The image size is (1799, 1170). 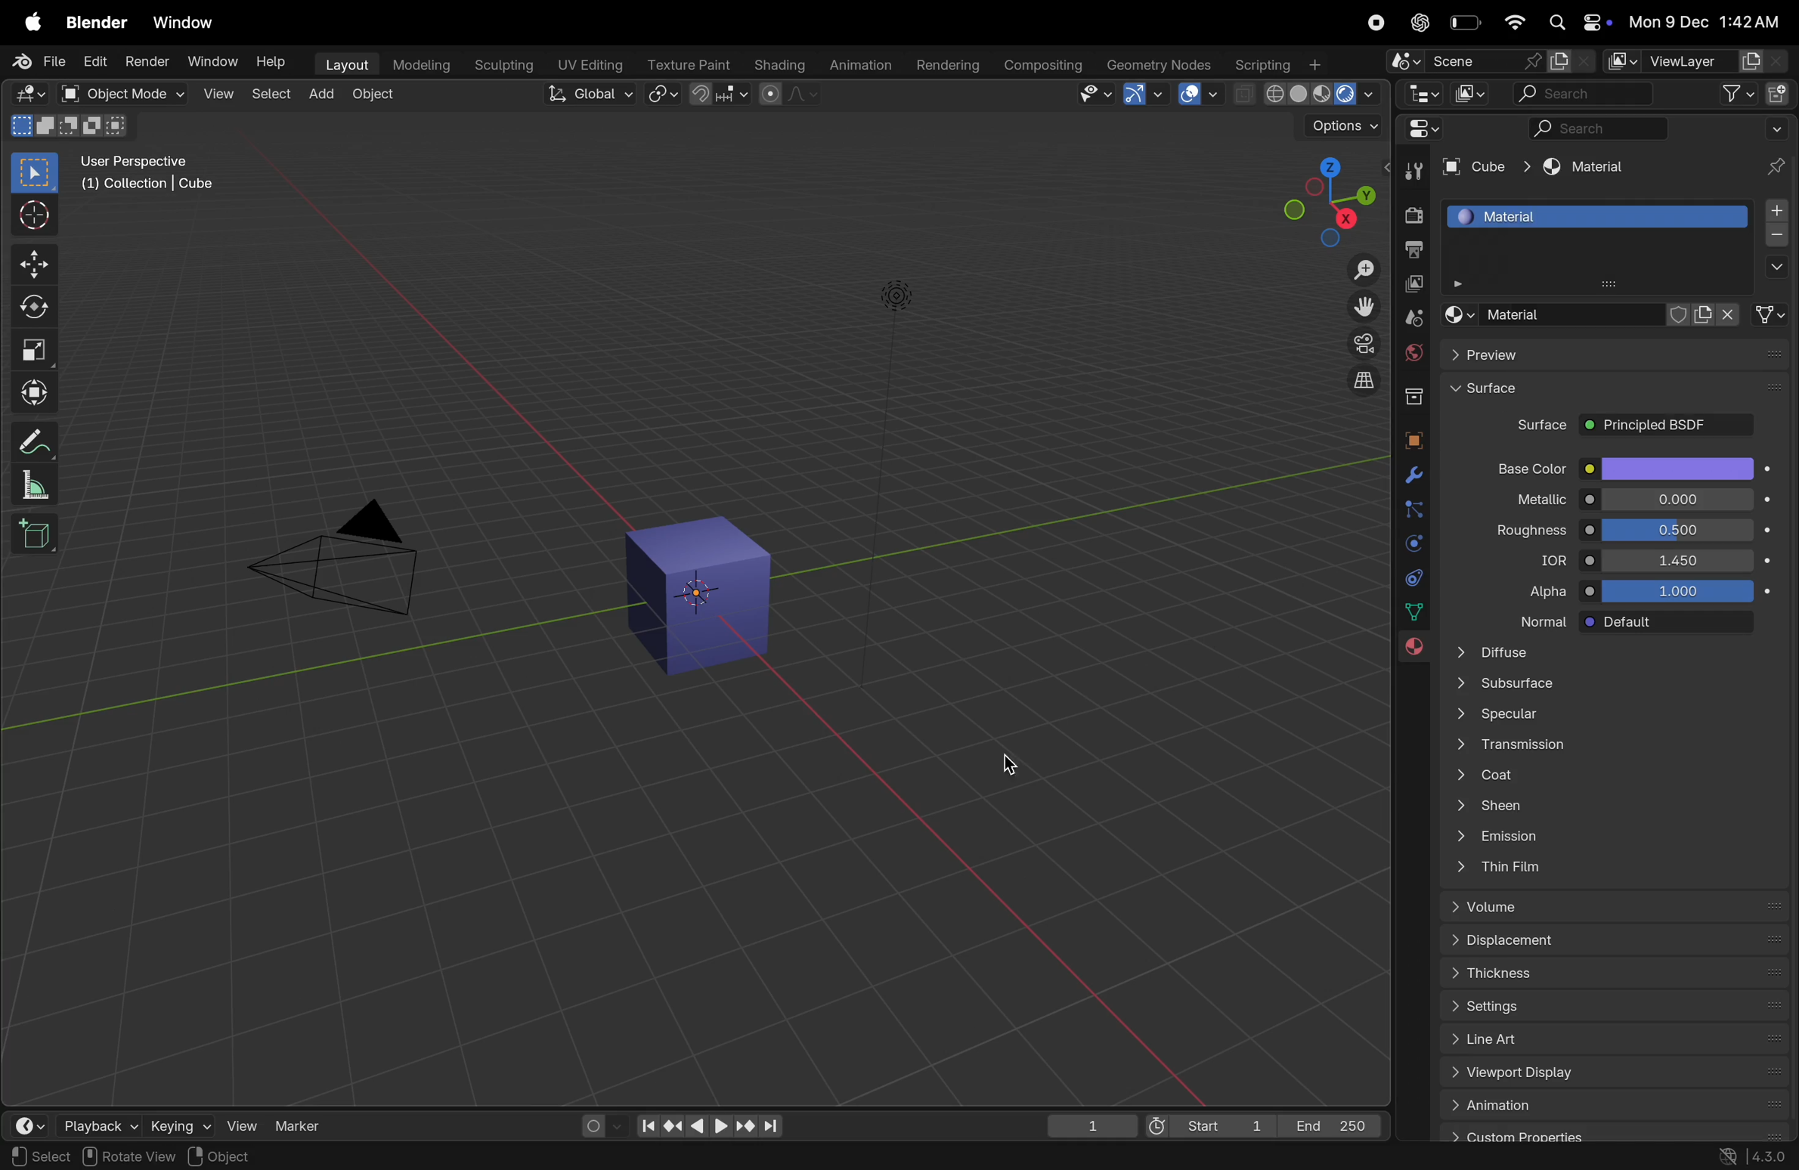 I want to click on Diffuse, so click(x=1607, y=652).